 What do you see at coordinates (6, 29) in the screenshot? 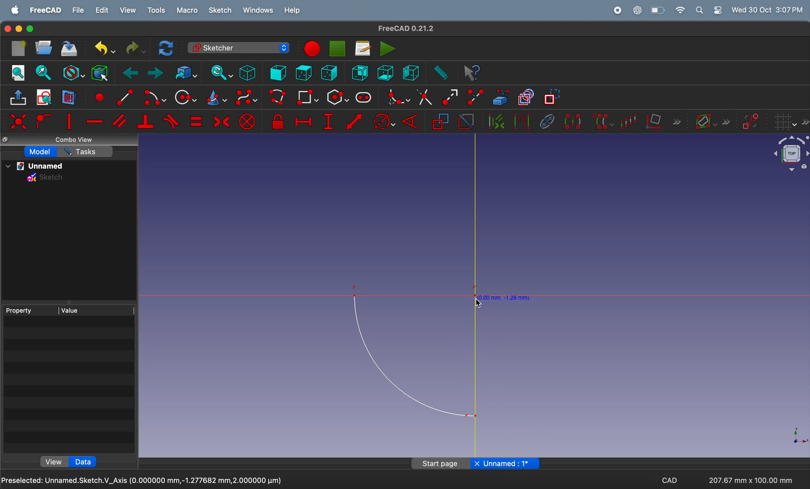
I see `close` at bounding box center [6, 29].